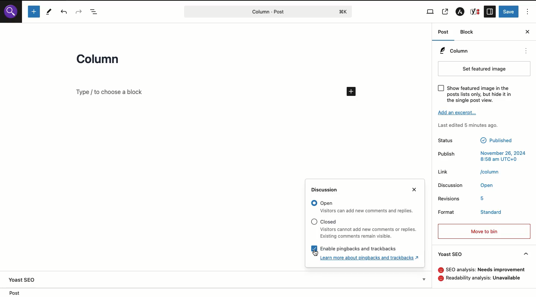 This screenshot has width=536, height=297. I want to click on text, so click(491, 171).